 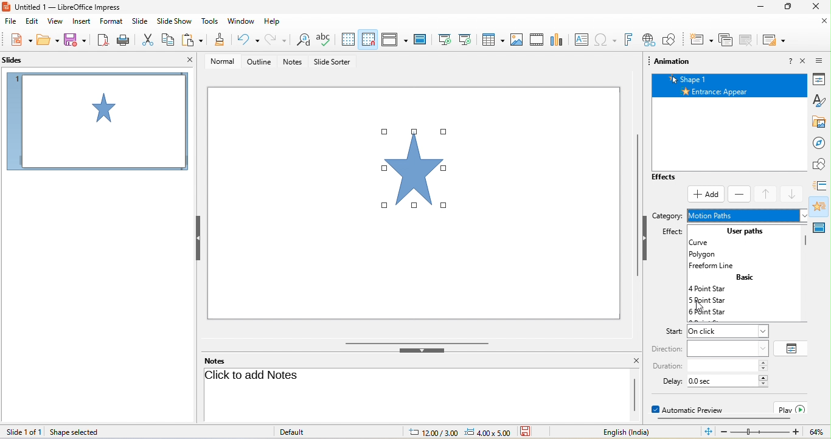 What do you see at coordinates (723, 381) in the screenshot?
I see `input delay` at bounding box center [723, 381].